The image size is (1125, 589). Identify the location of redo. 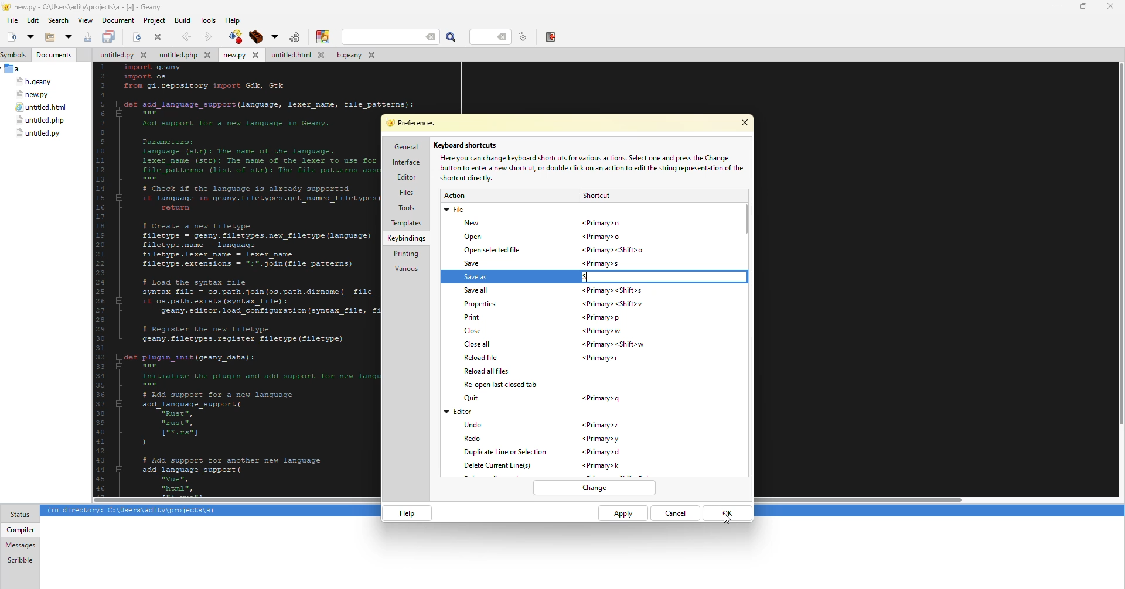
(473, 439).